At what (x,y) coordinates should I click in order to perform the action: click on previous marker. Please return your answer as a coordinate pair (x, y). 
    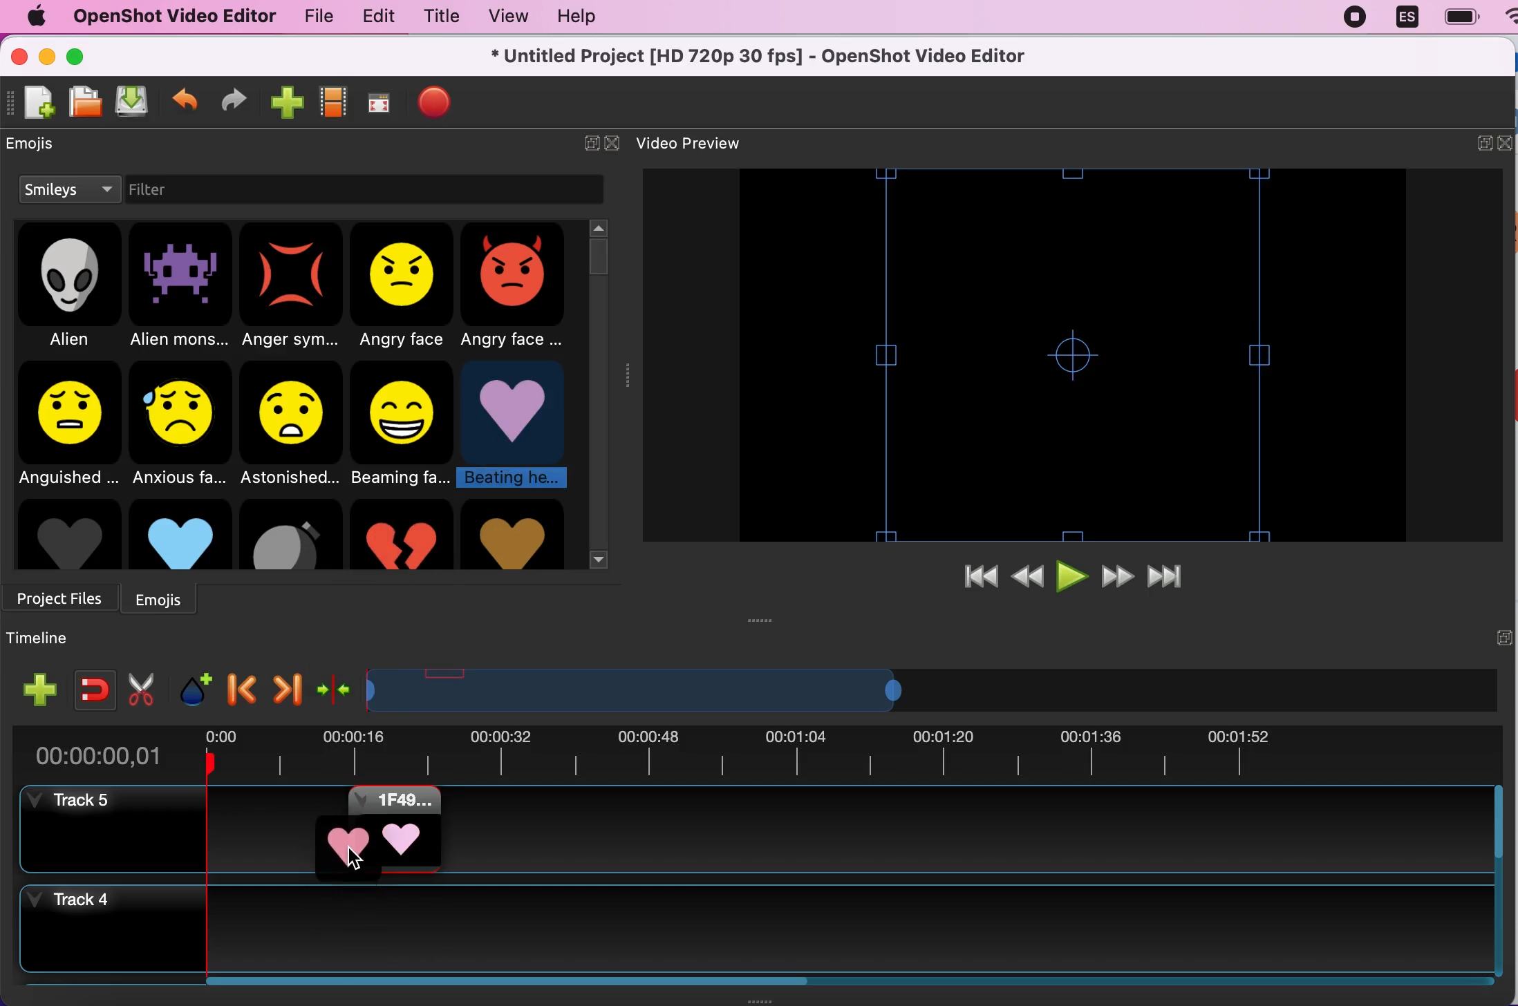
    Looking at the image, I should click on (243, 685).